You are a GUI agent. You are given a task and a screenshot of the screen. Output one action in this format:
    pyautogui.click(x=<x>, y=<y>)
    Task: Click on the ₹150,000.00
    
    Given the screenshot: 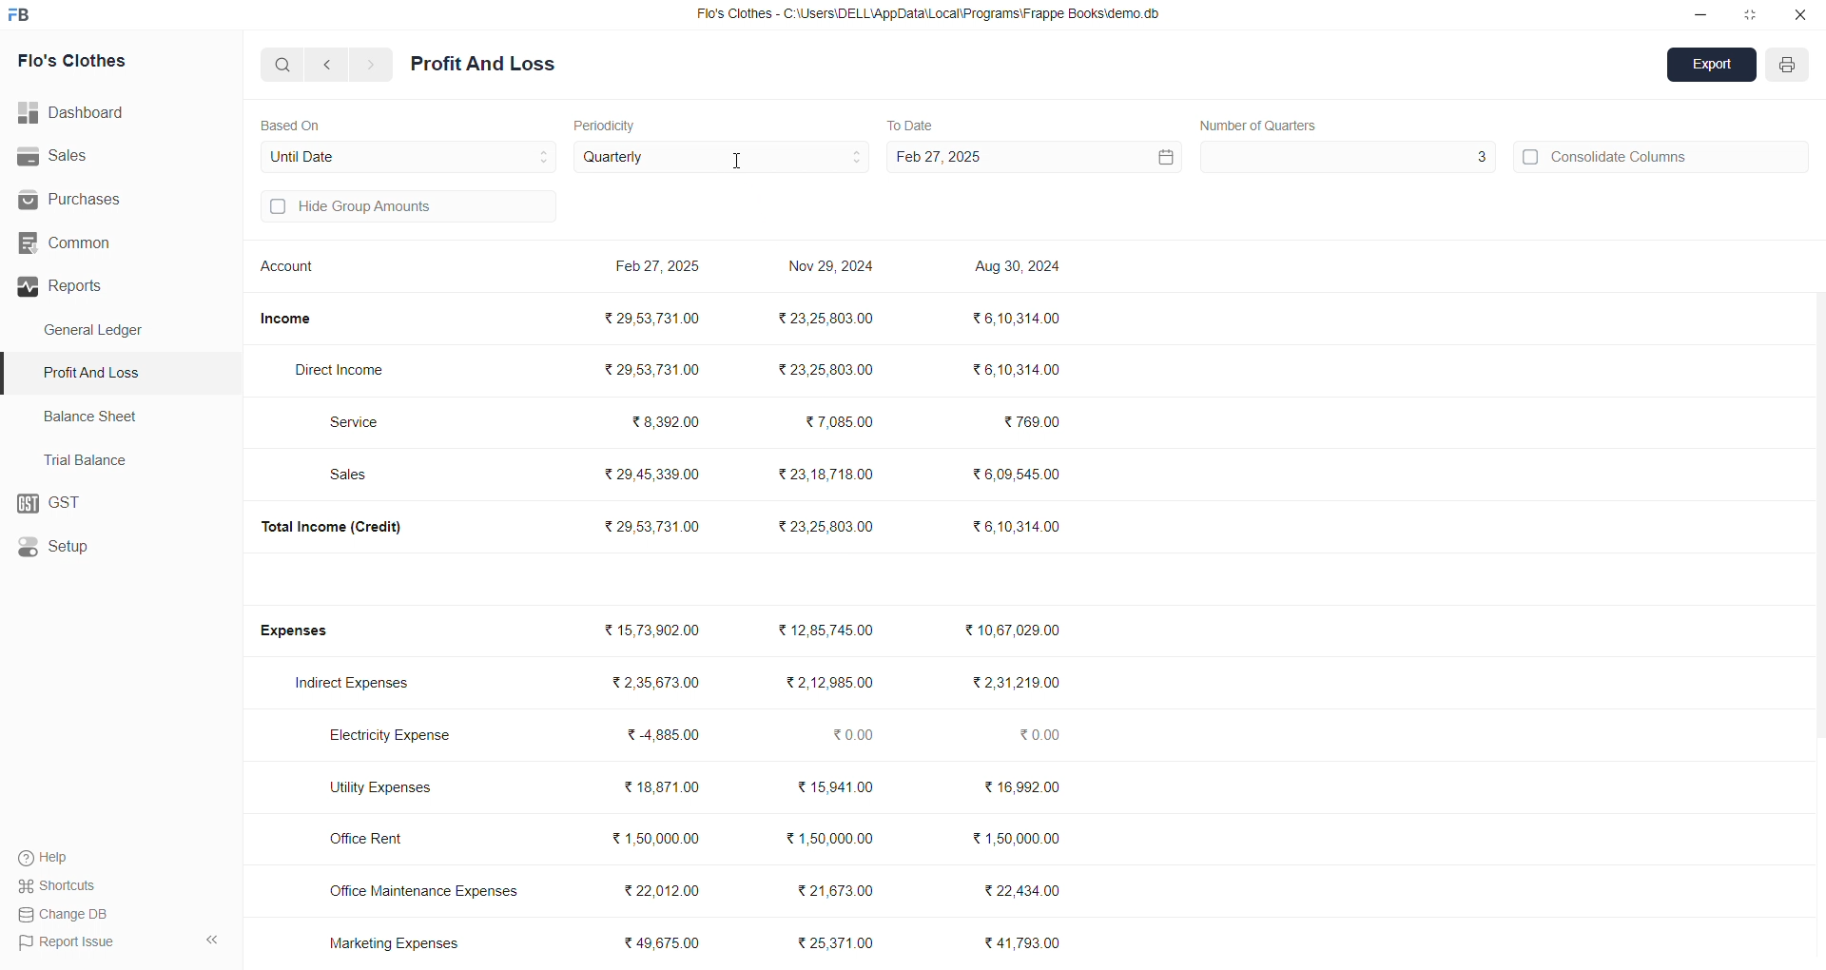 What is the action you would take?
    pyautogui.click(x=656, y=838)
    